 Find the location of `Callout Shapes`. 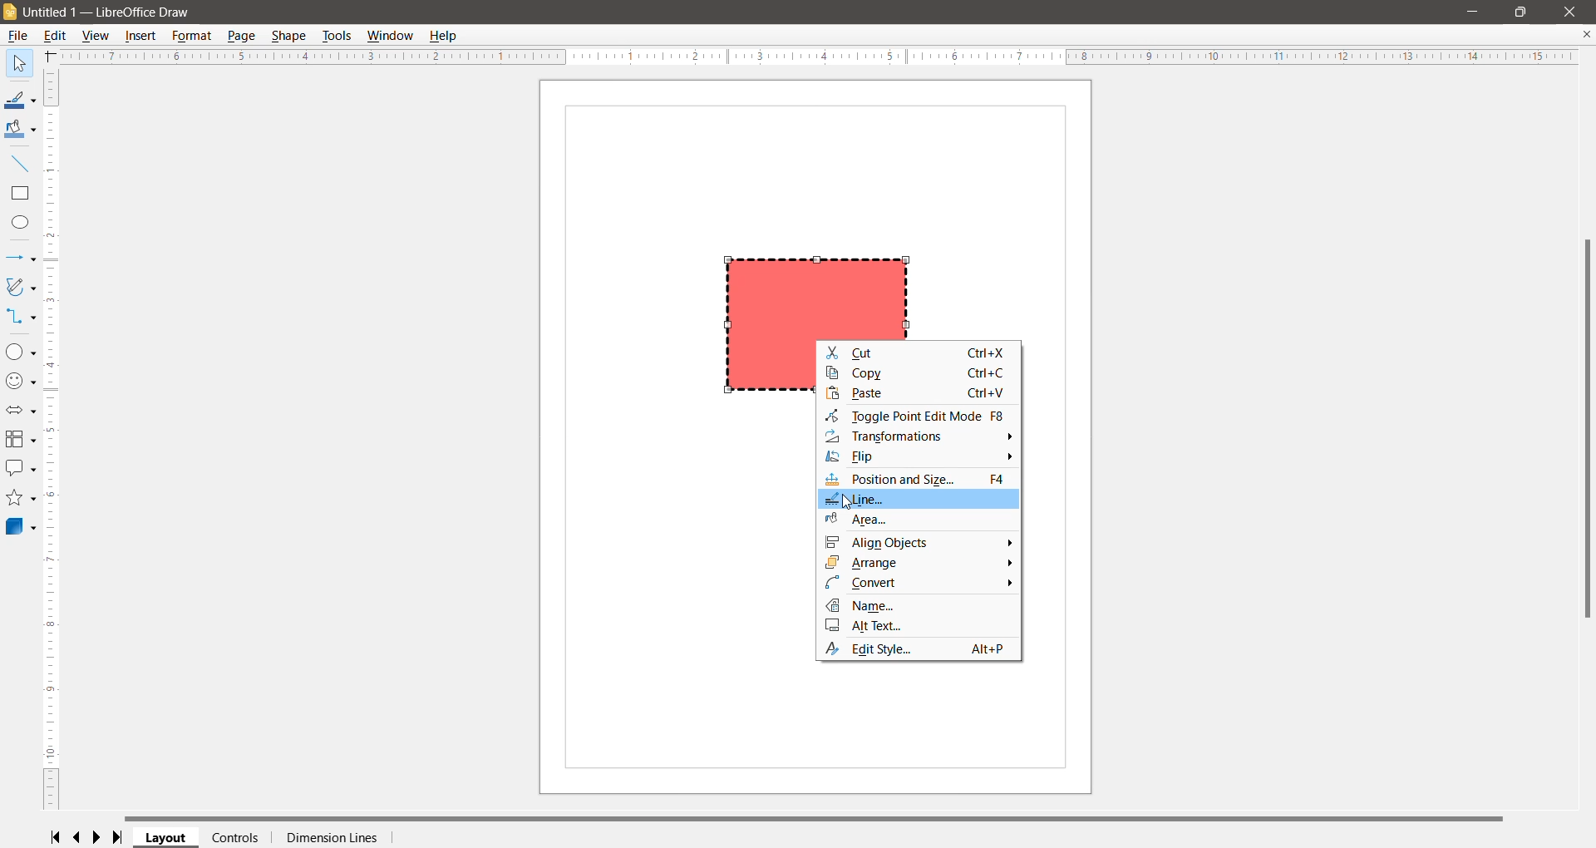

Callout Shapes is located at coordinates (21, 468).